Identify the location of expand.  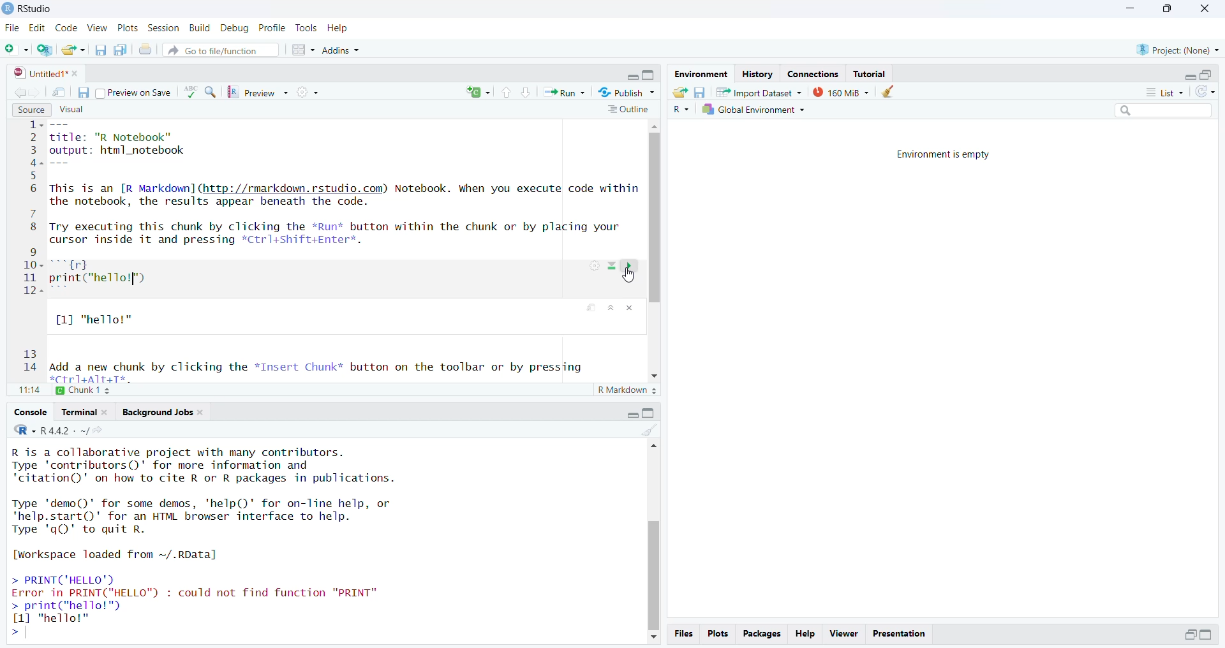
(1190, 77).